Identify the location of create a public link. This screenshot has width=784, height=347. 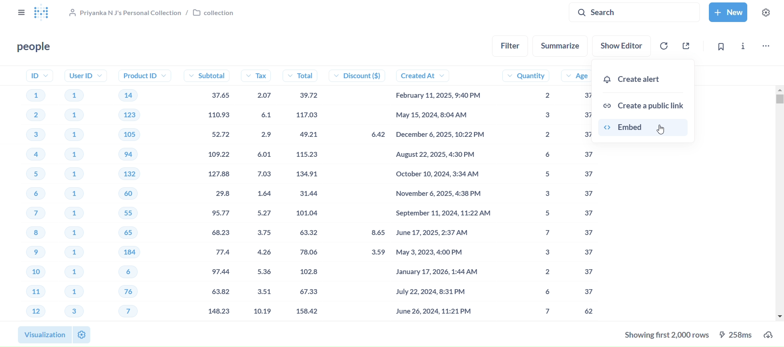
(648, 103).